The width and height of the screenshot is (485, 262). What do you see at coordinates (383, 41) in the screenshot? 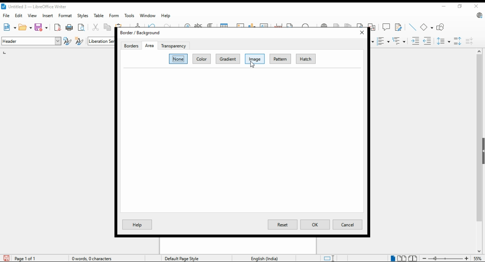
I see `toggle ordered list` at bounding box center [383, 41].